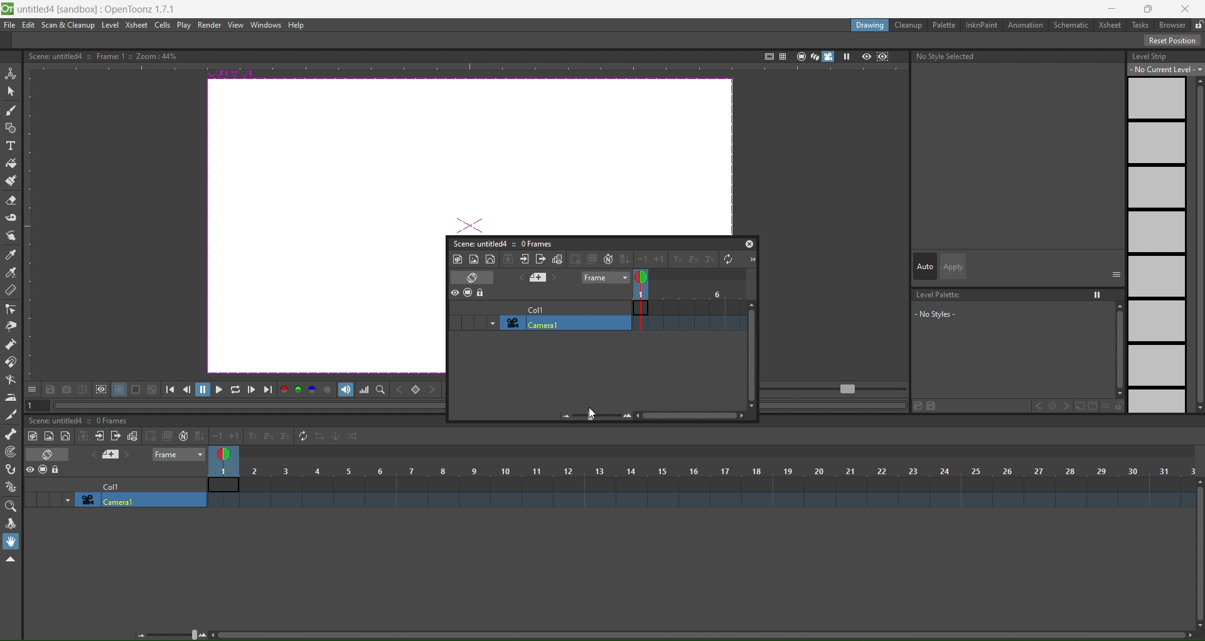 This screenshot has height=641, width=1205. Describe the element at coordinates (10, 164) in the screenshot. I see `fill tool` at that location.